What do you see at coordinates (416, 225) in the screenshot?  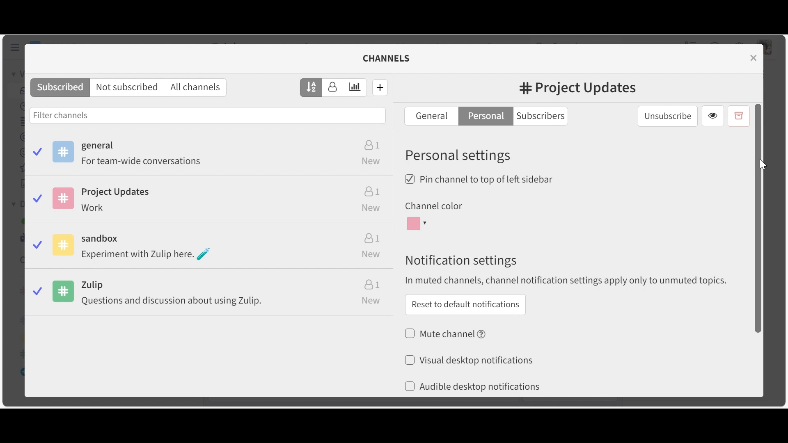 I see `Channel color dropdown menu` at bounding box center [416, 225].